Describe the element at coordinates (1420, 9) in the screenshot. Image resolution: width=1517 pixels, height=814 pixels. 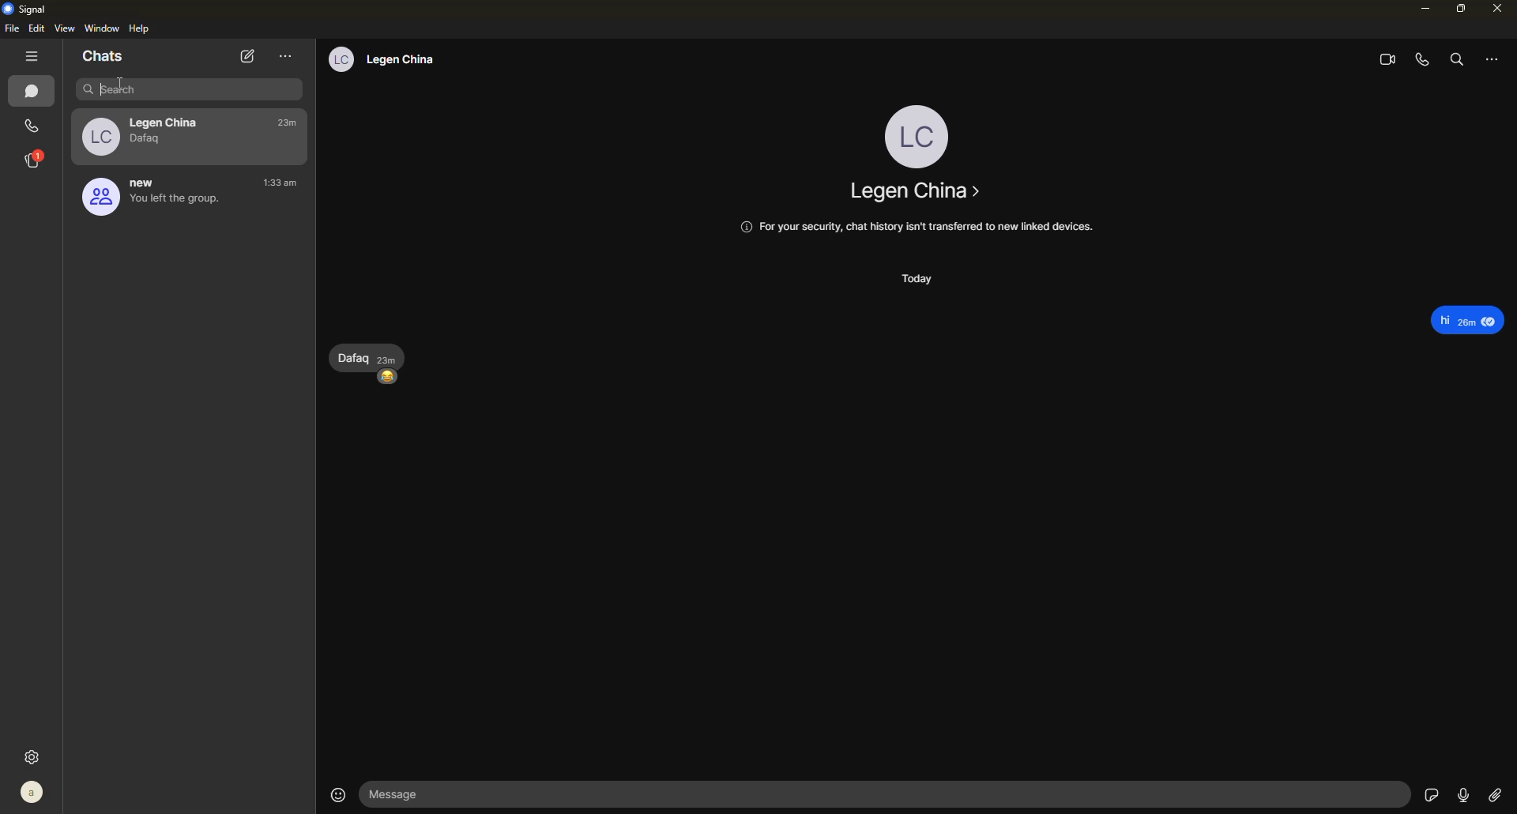
I see `minimize` at that location.